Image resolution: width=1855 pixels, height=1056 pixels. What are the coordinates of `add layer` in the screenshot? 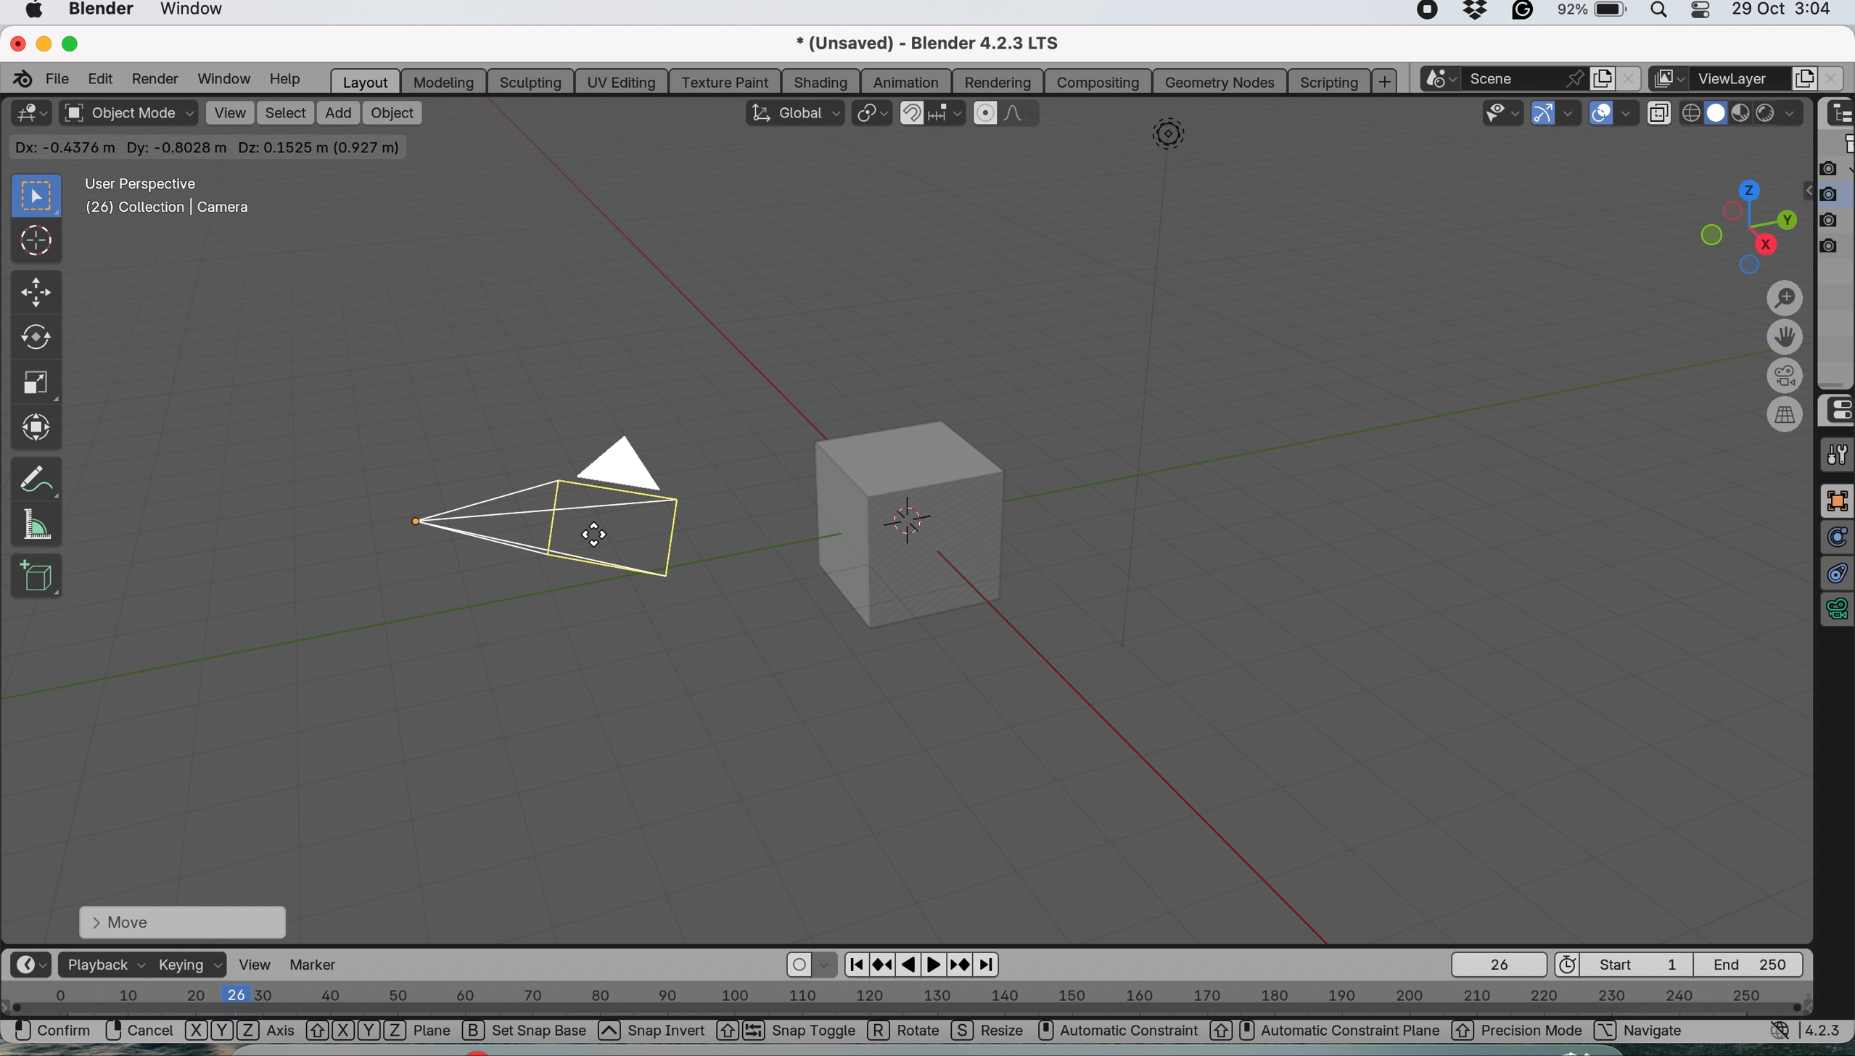 It's located at (1805, 78).